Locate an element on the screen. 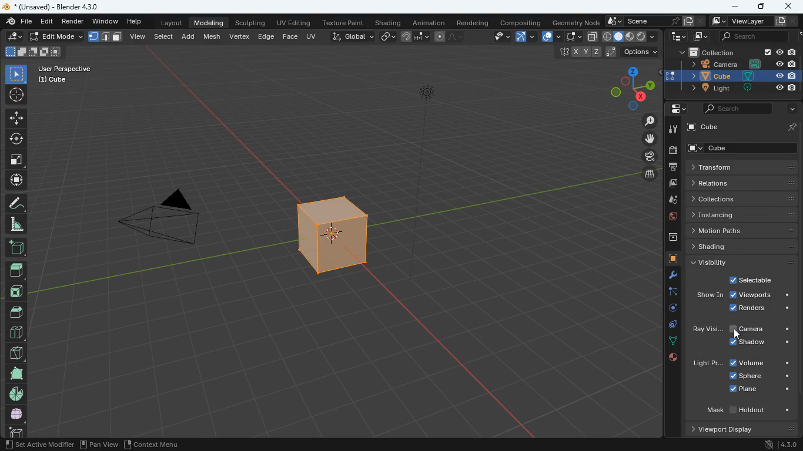 The height and width of the screenshot is (451, 803). angle is located at coordinates (17, 225).